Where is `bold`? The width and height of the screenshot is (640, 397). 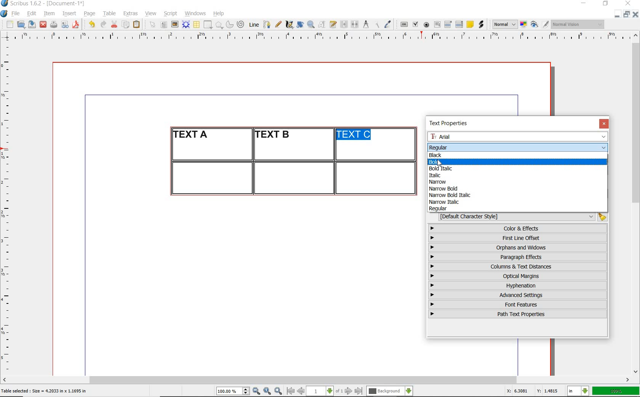 bold is located at coordinates (445, 162).